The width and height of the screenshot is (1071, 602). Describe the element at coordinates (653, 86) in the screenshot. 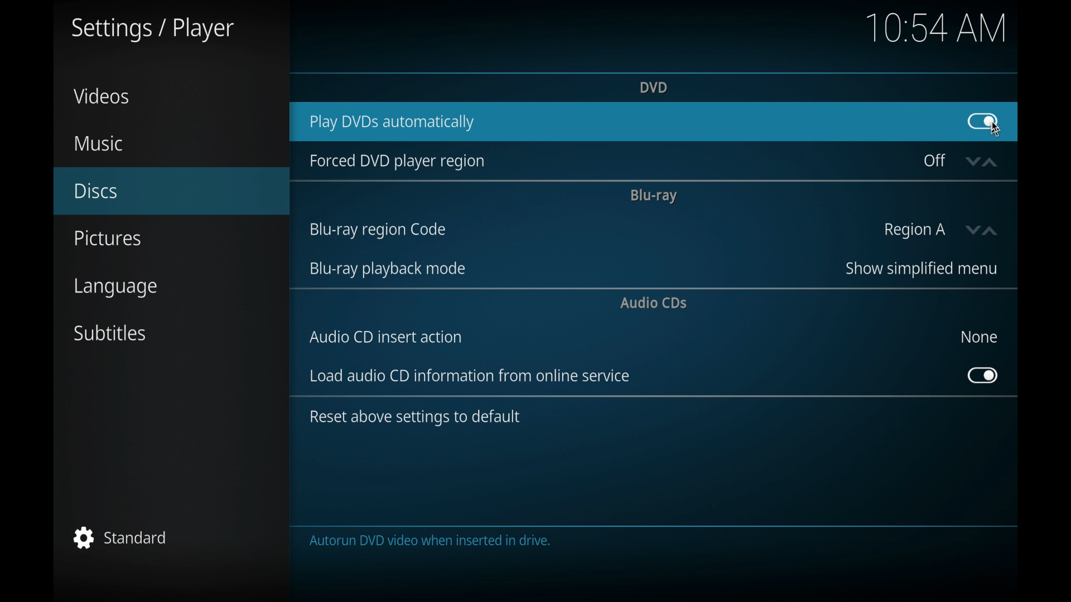

I see `dvd` at that location.